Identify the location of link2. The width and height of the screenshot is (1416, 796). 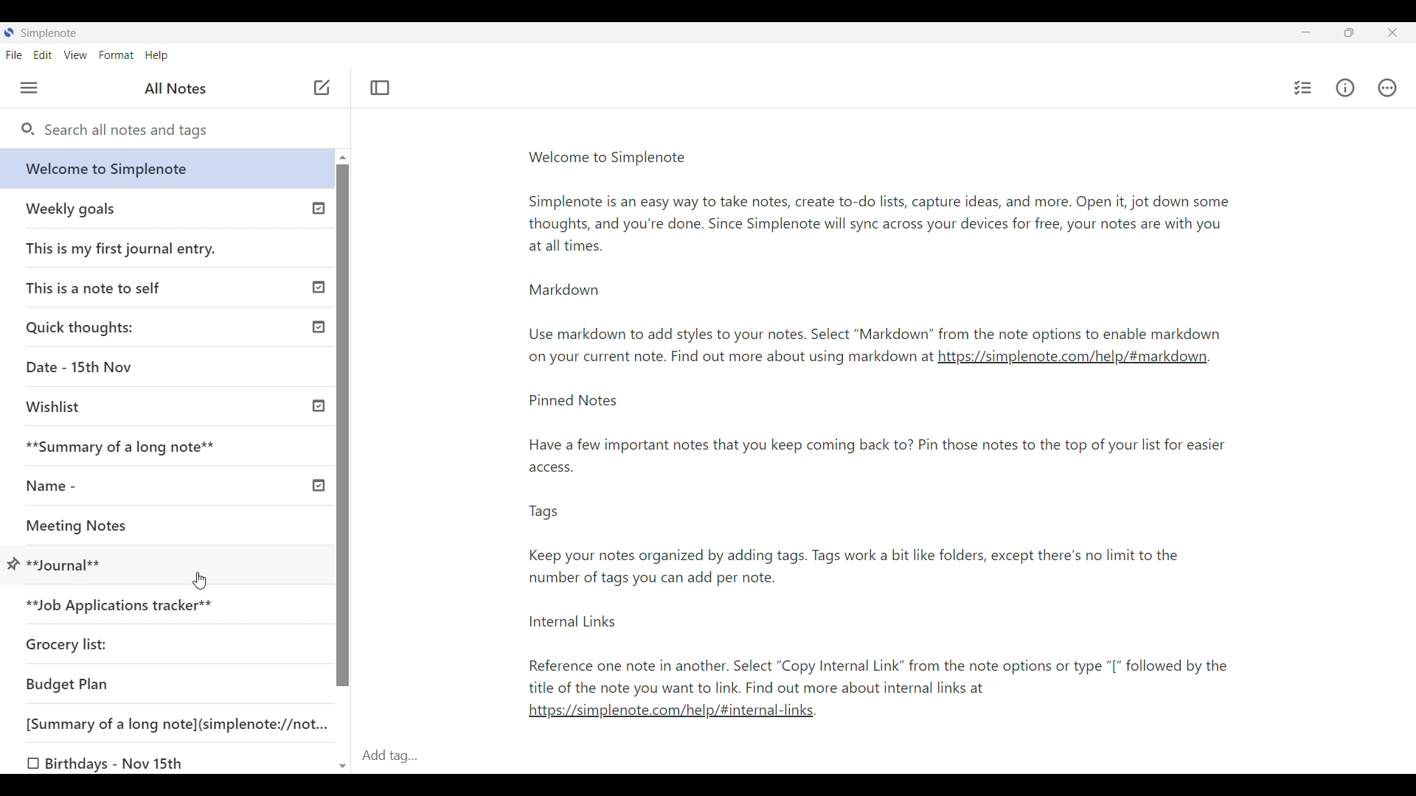
(1075, 357).